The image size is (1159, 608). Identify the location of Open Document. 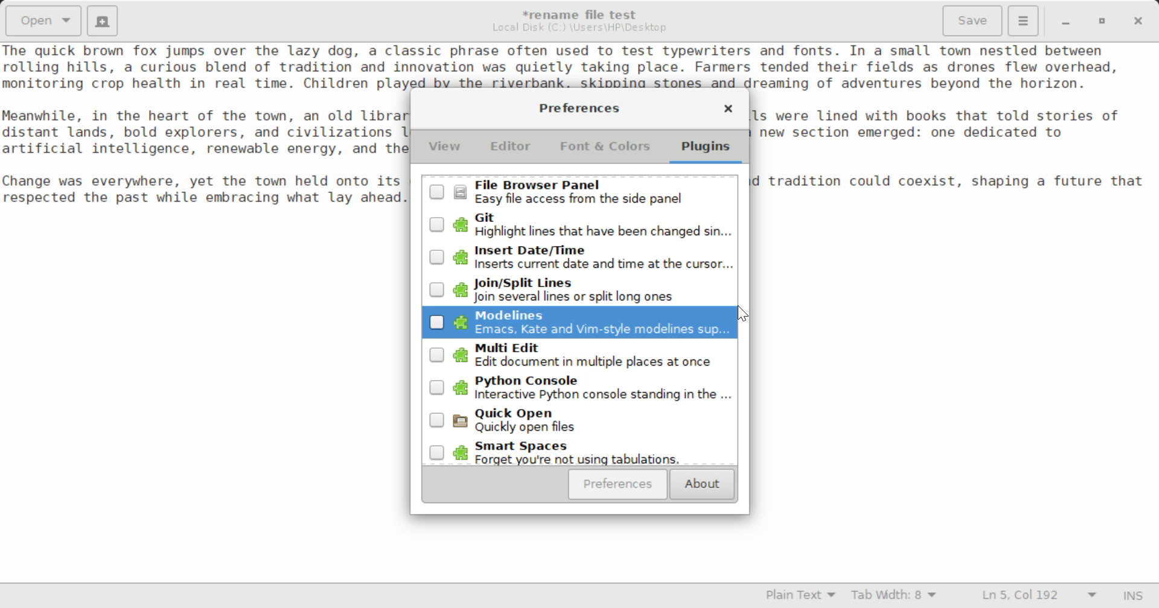
(43, 19).